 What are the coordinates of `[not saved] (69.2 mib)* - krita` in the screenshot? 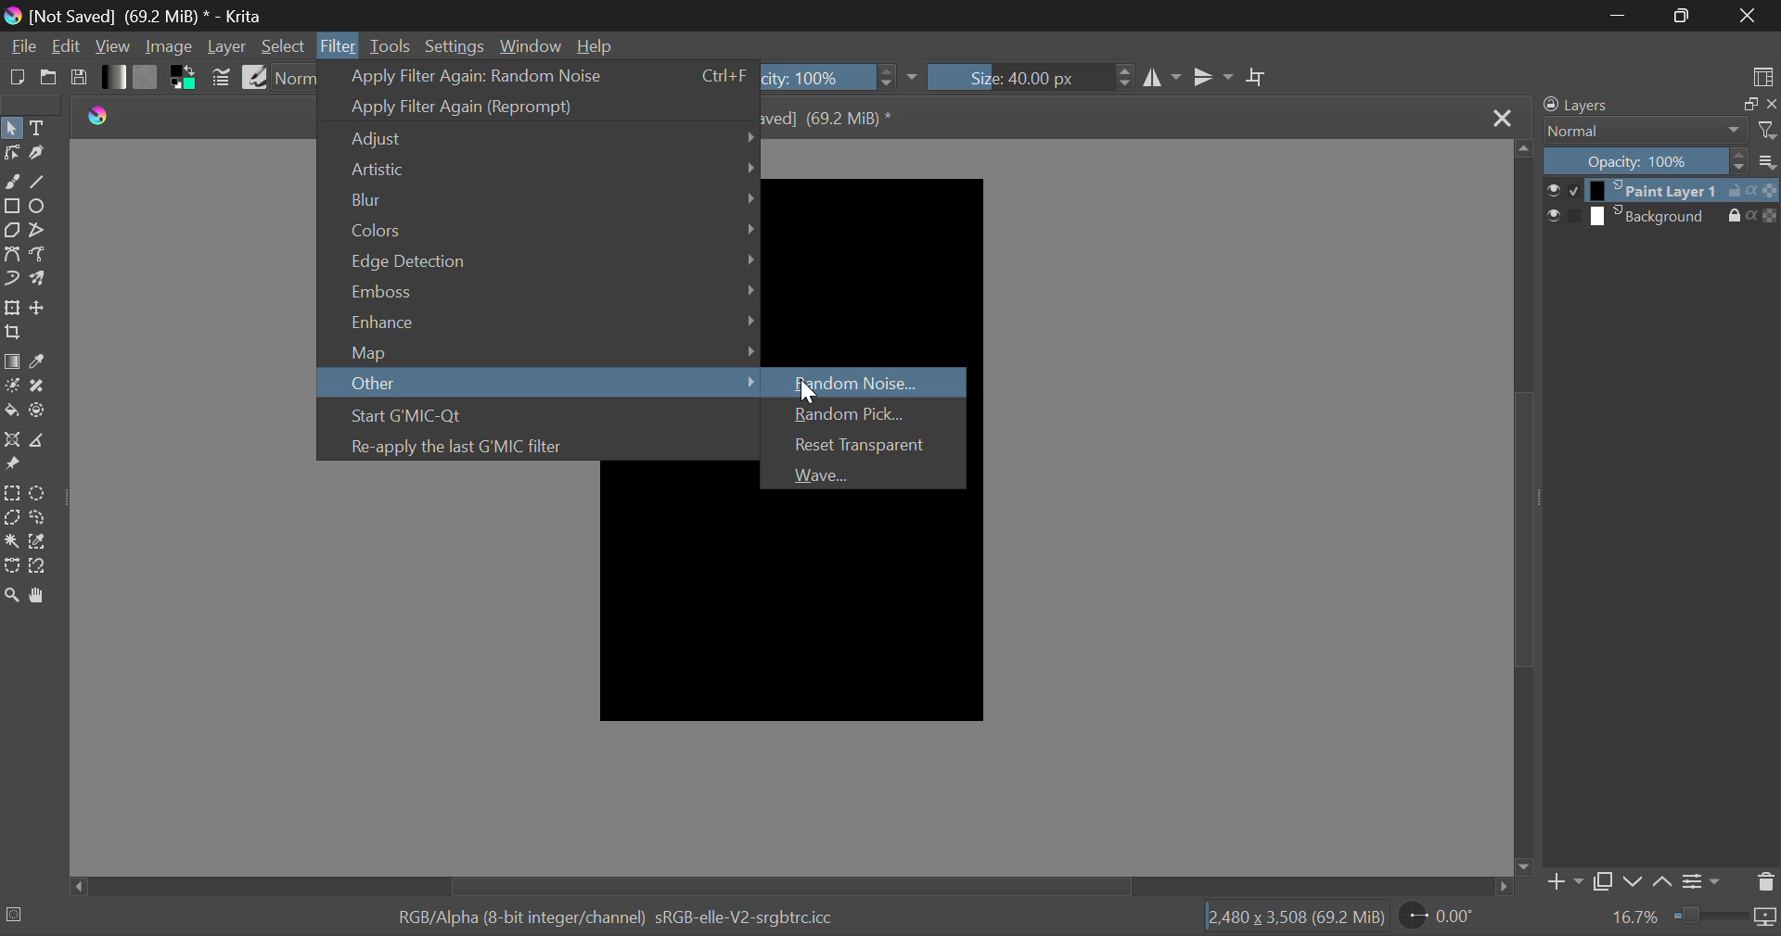 It's located at (140, 15).